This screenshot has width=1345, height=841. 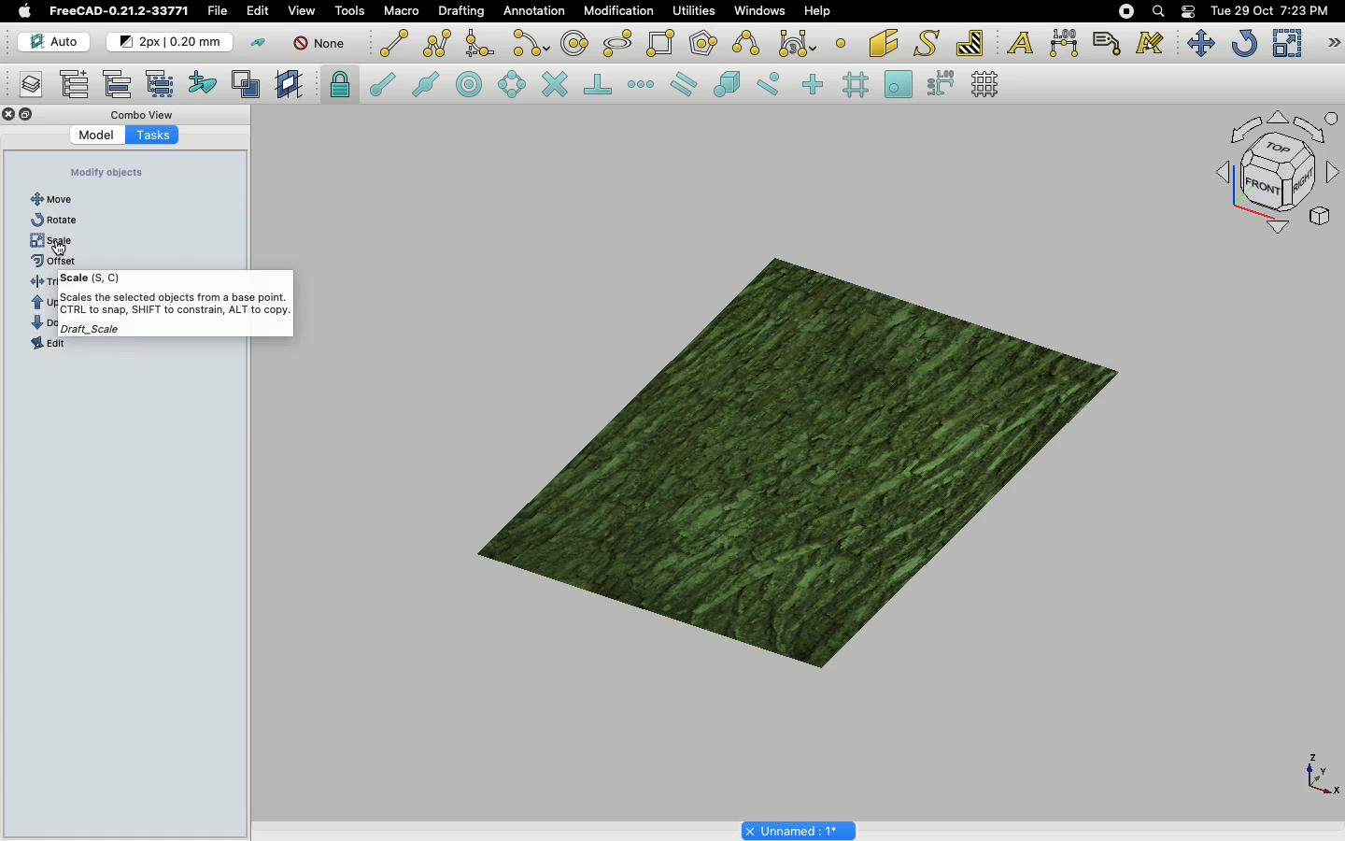 What do you see at coordinates (138, 112) in the screenshot?
I see `Combo view` at bounding box center [138, 112].